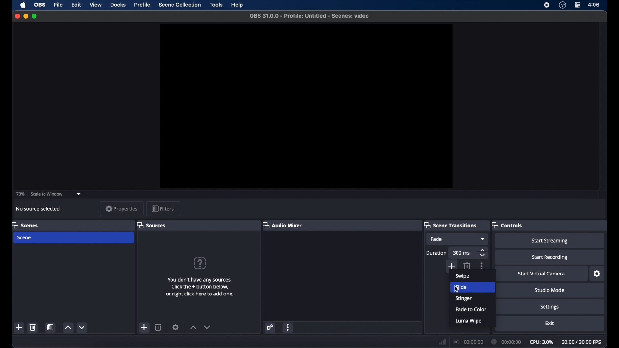  Describe the element at coordinates (121, 208) in the screenshot. I see `properties` at that location.